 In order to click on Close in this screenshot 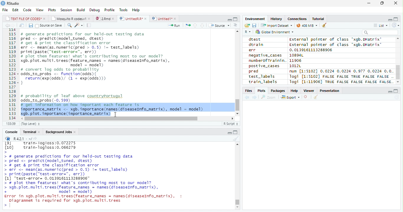, I will do `click(395, 3)`.